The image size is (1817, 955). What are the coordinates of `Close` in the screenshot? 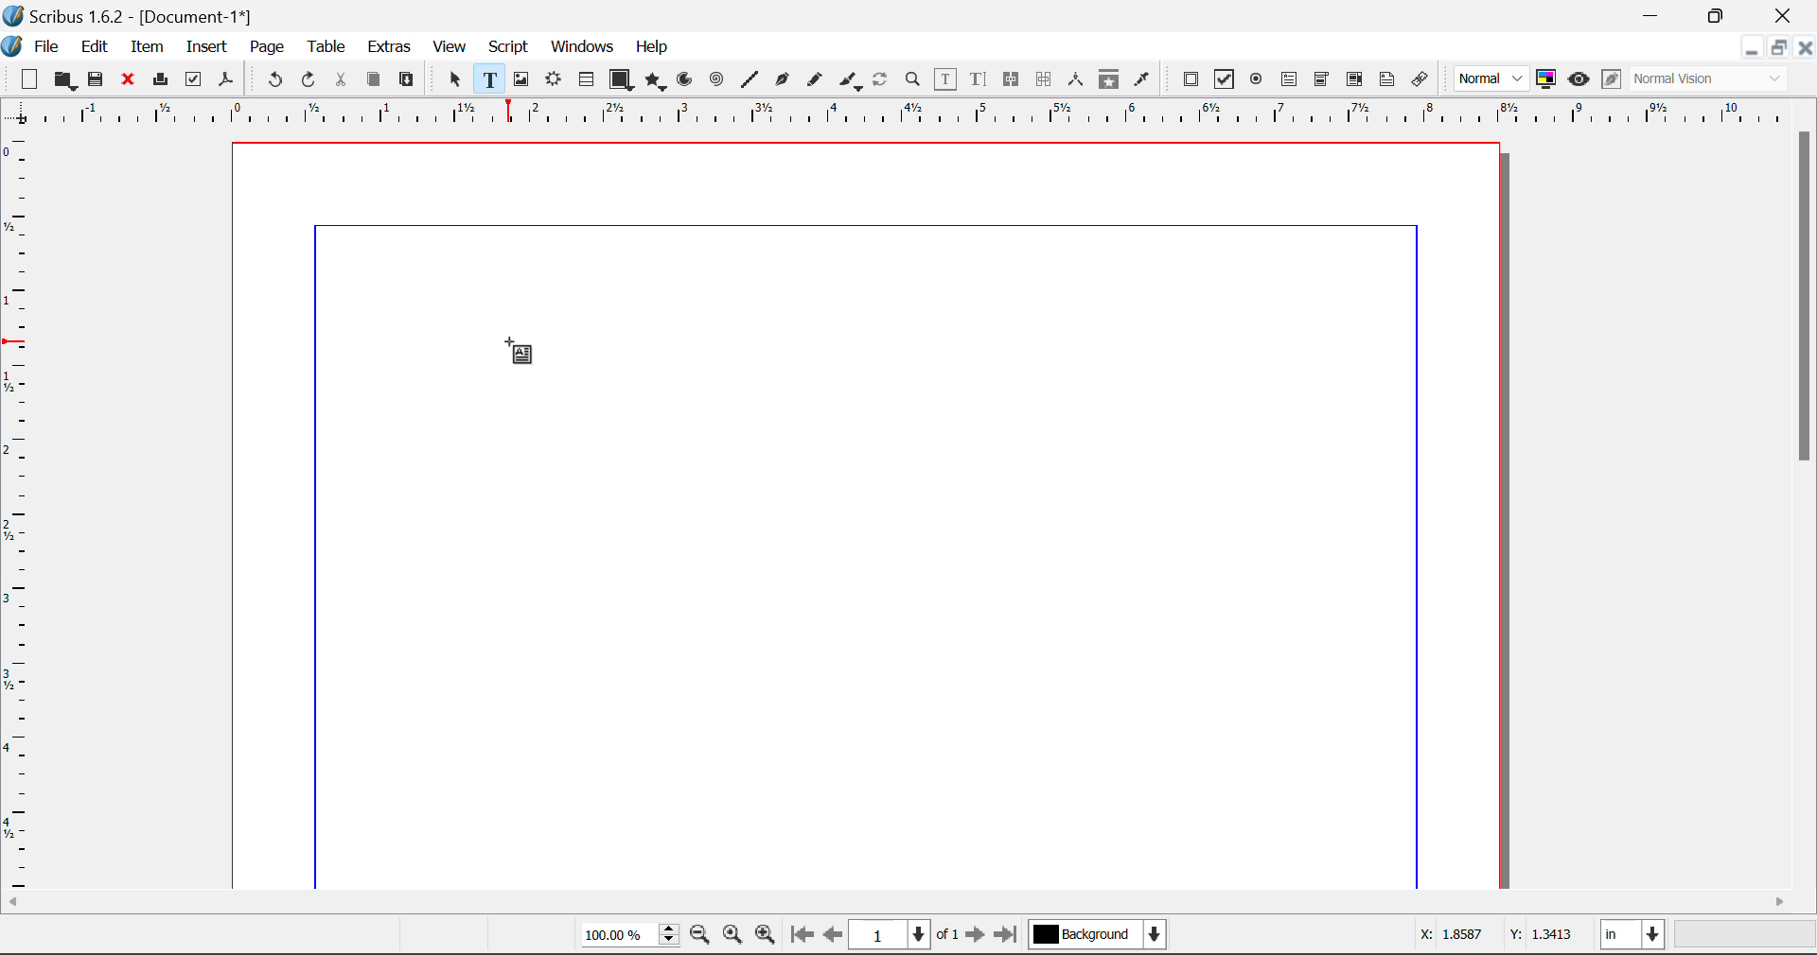 It's located at (1806, 47).